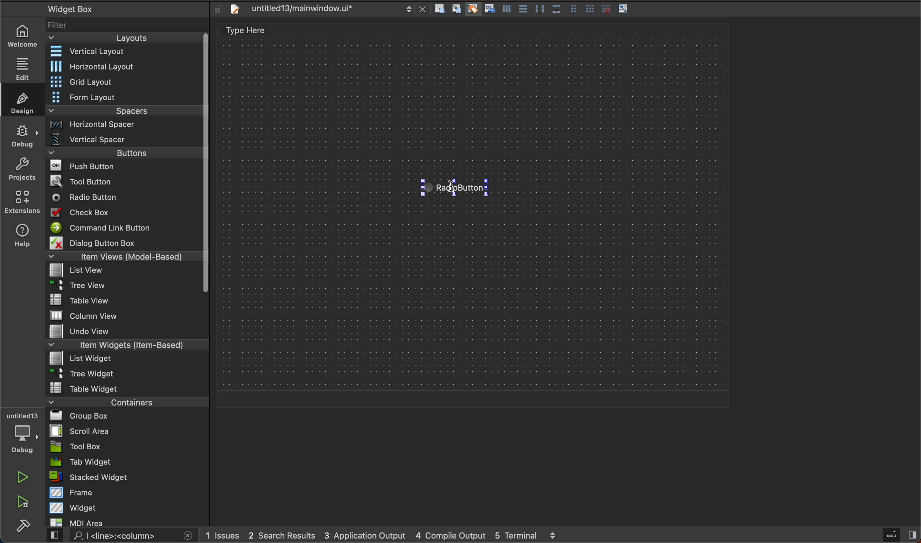  Describe the element at coordinates (125, 244) in the screenshot. I see `dialong button` at that location.